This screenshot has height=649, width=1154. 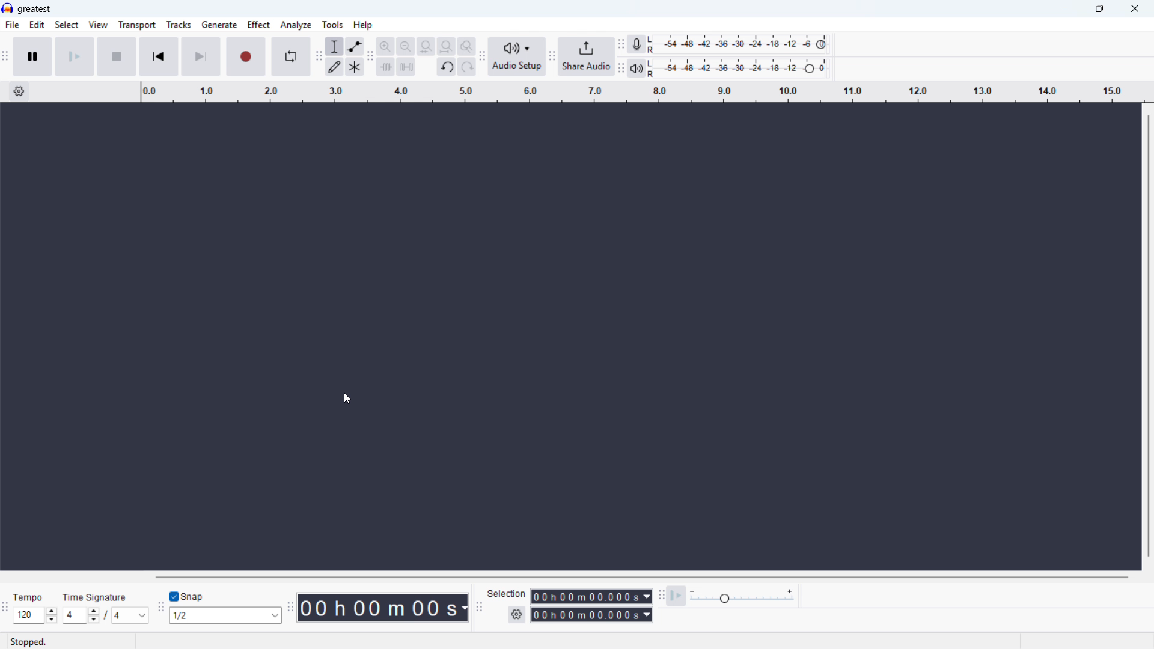 I want to click on Transport toolbar , so click(x=5, y=58).